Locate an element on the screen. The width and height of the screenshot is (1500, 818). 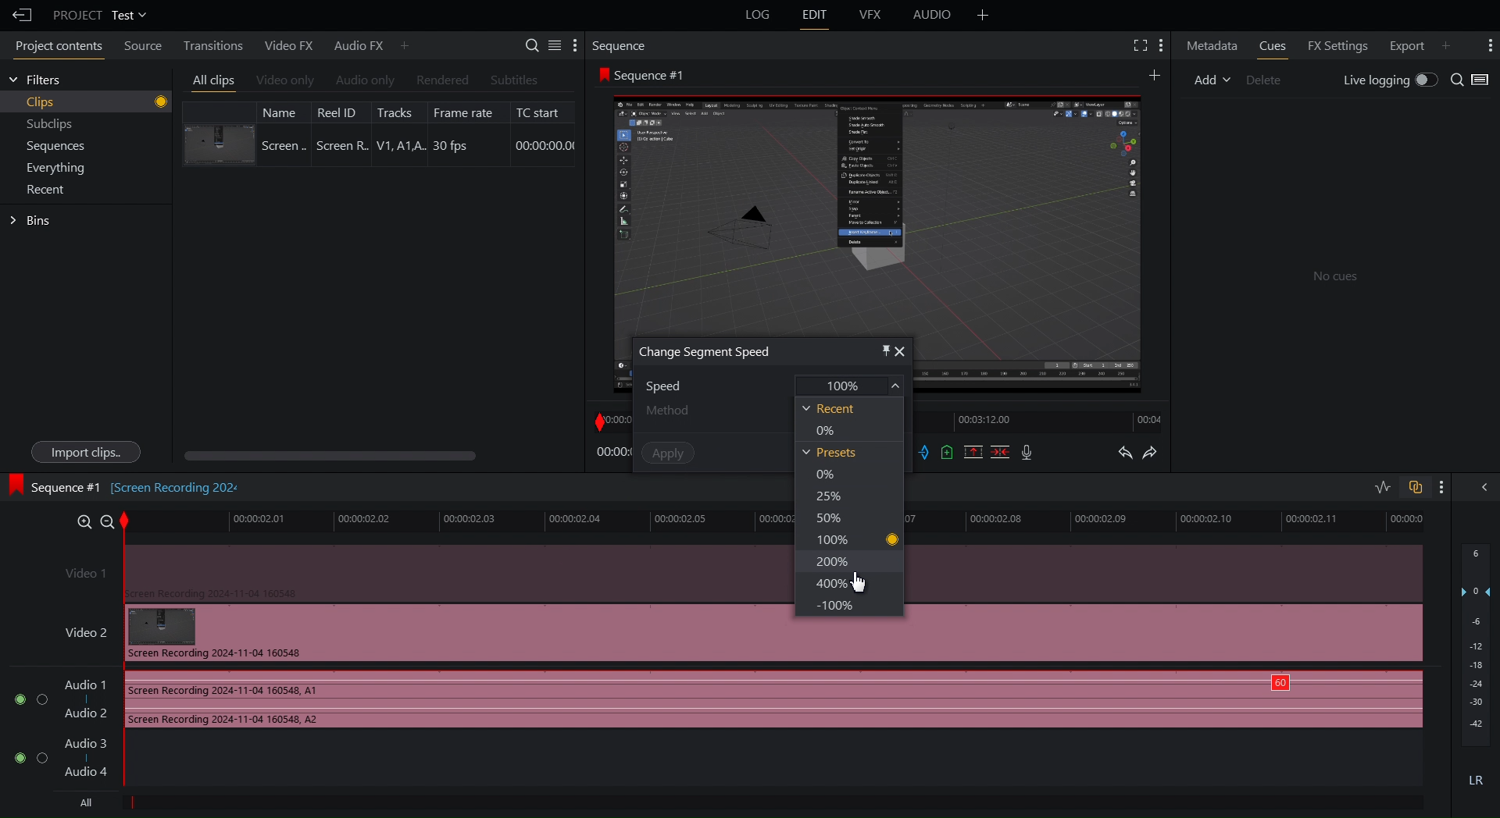
Audio FX is located at coordinates (352, 45).